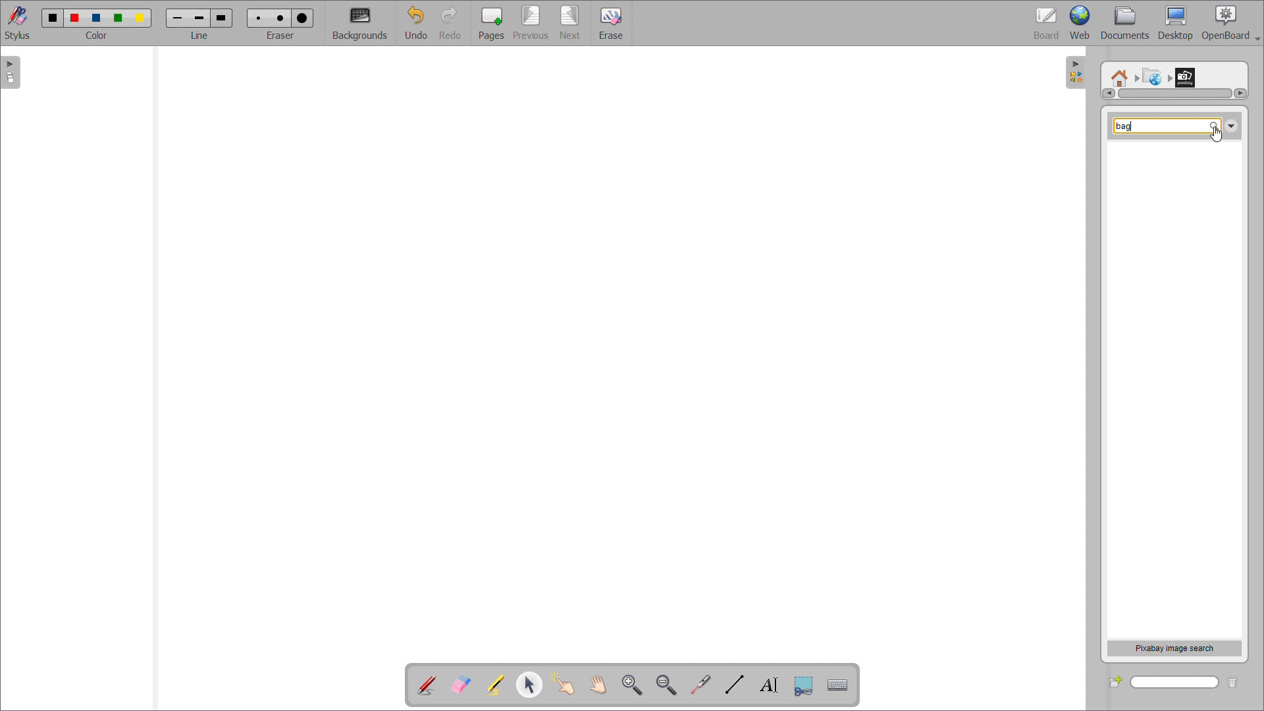 This screenshot has height=711, width=1264. I want to click on Root, so click(1120, 73).